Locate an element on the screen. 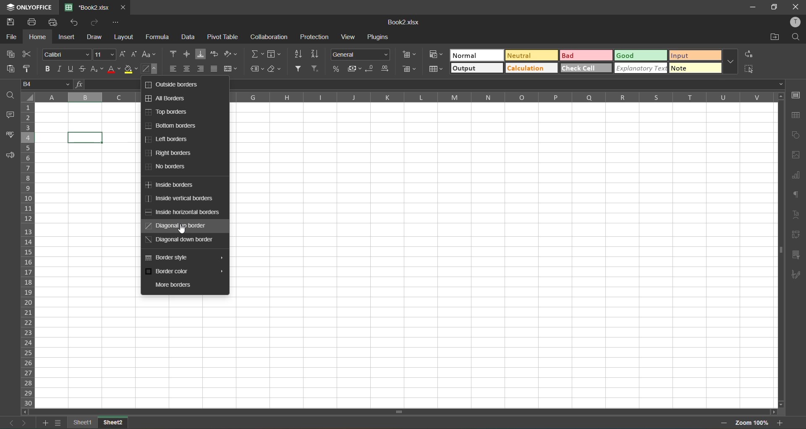 The height and width of the screenshot is (429, 806). layout is located at coordinates (123, 37).